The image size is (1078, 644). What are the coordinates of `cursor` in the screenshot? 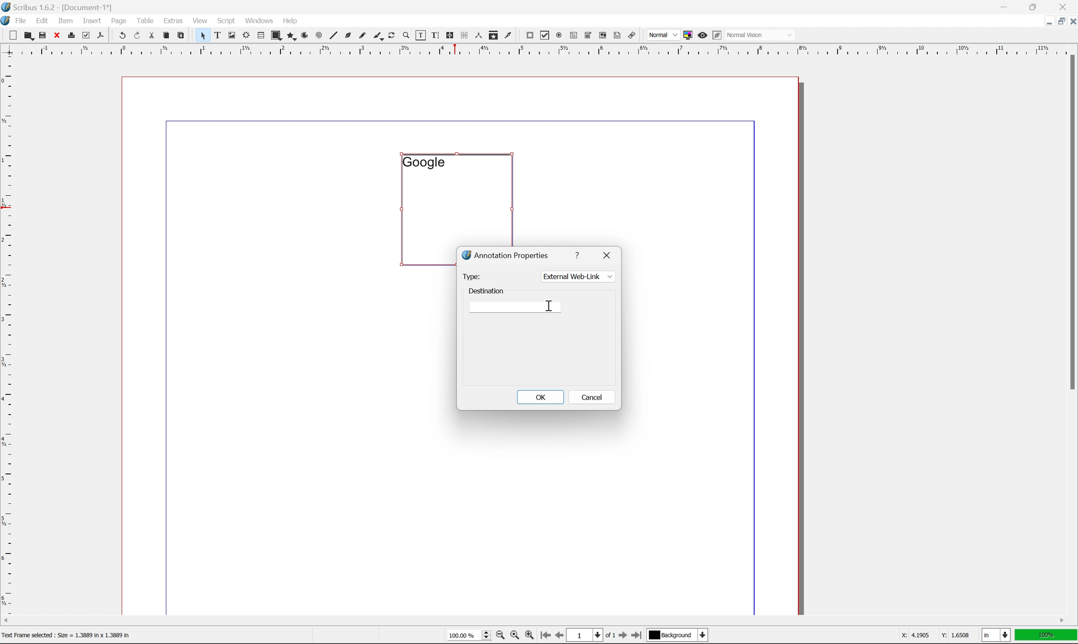 It's located at (551, 306).